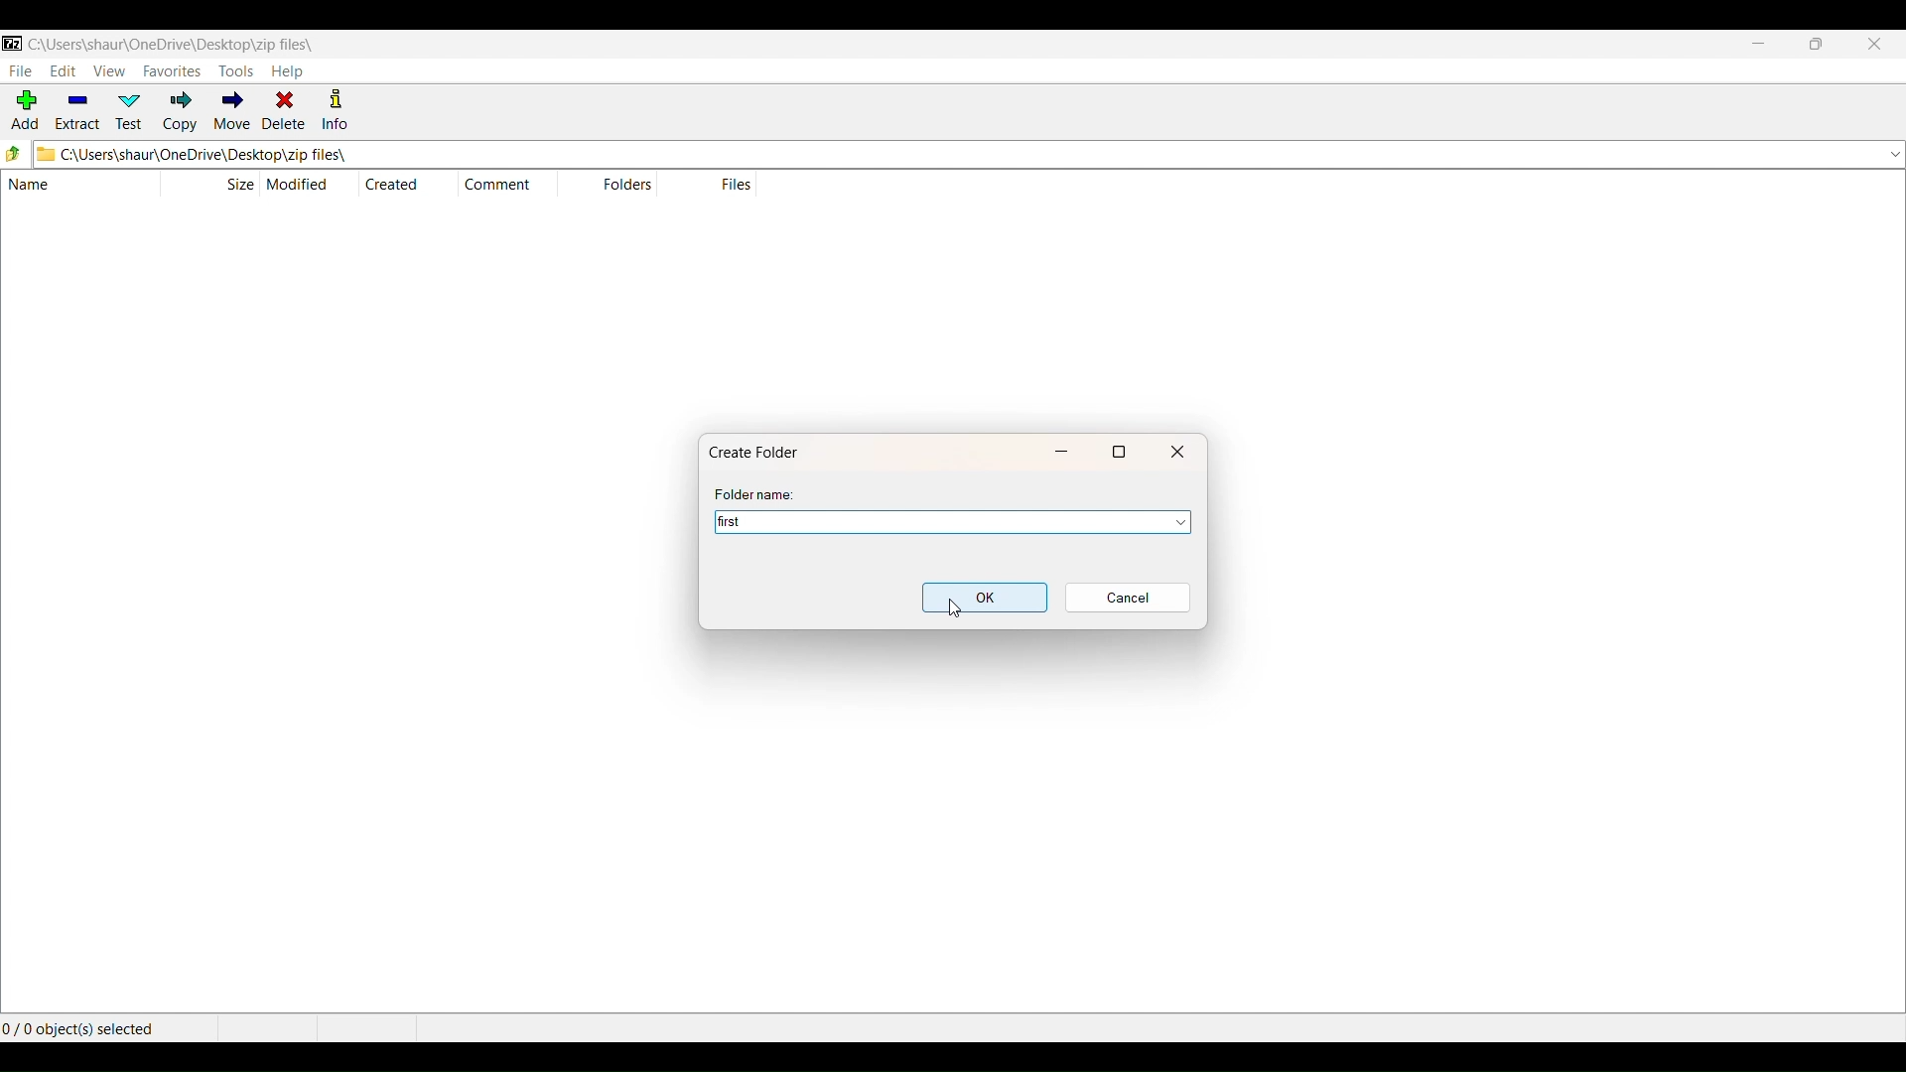 Image resolution: width=1906 pixels, height=1072 pixels. I want to click on HELP, so click(288, 71).